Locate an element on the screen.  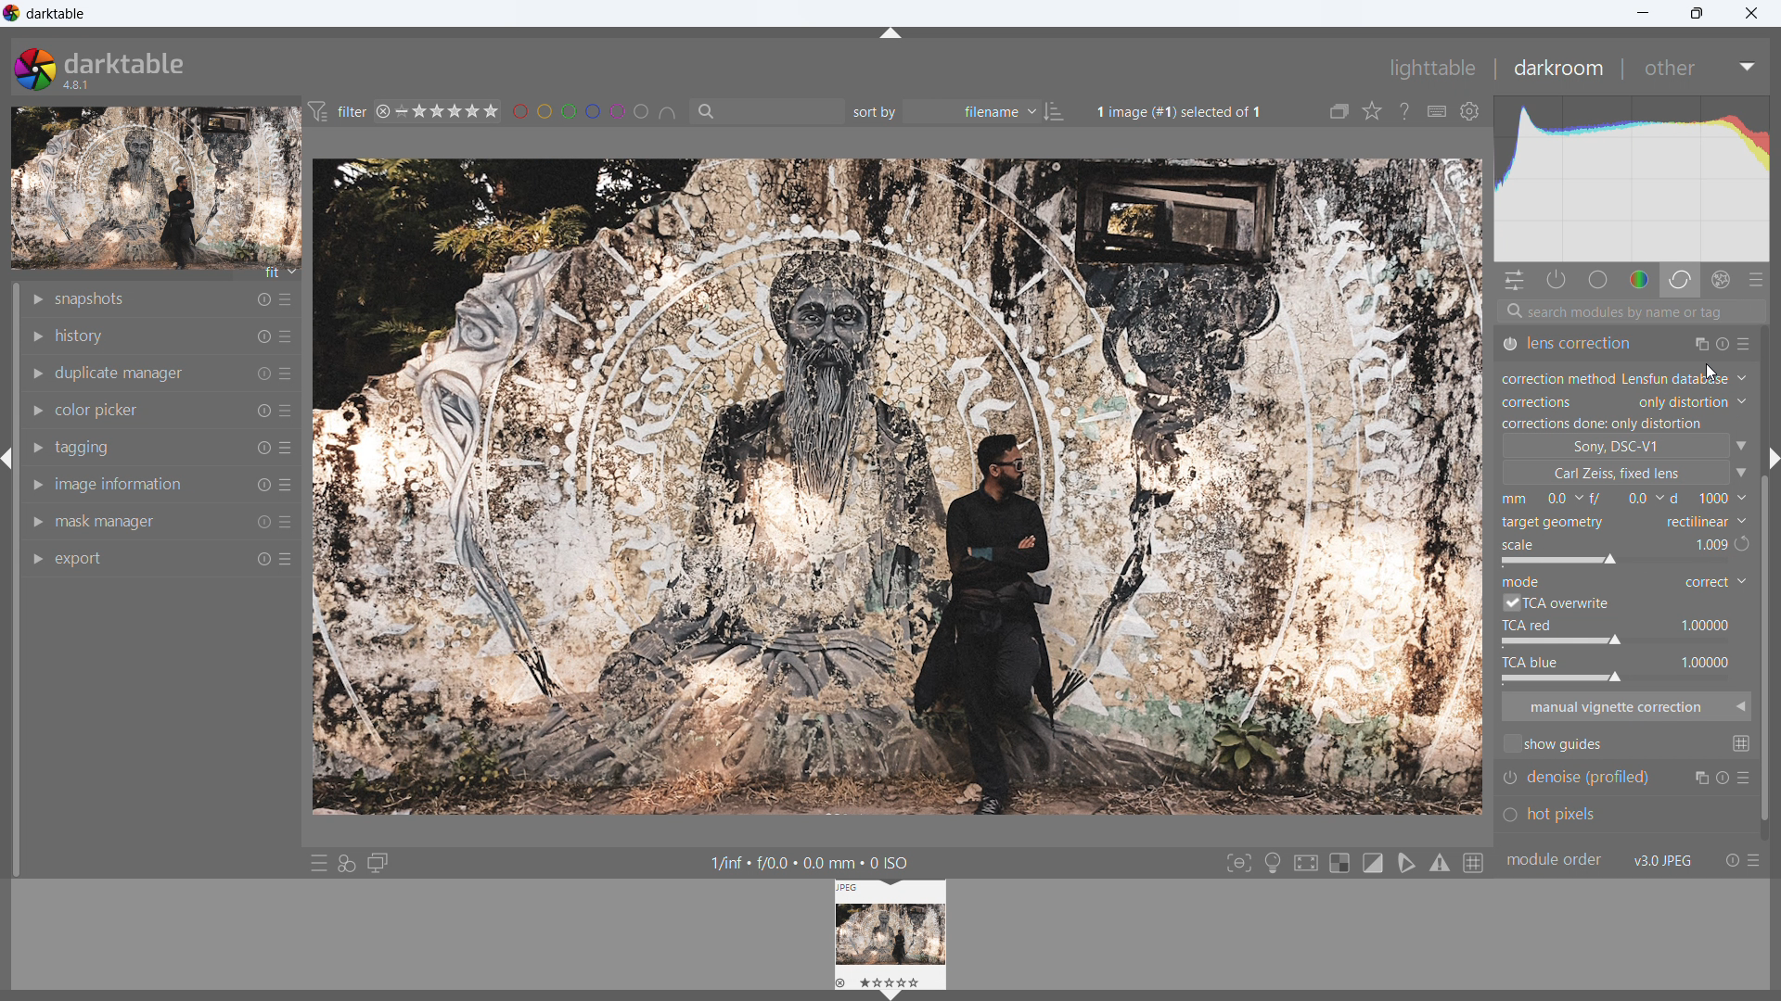
toggle indication for raw overexposure is located at coordinates (1340, 863).